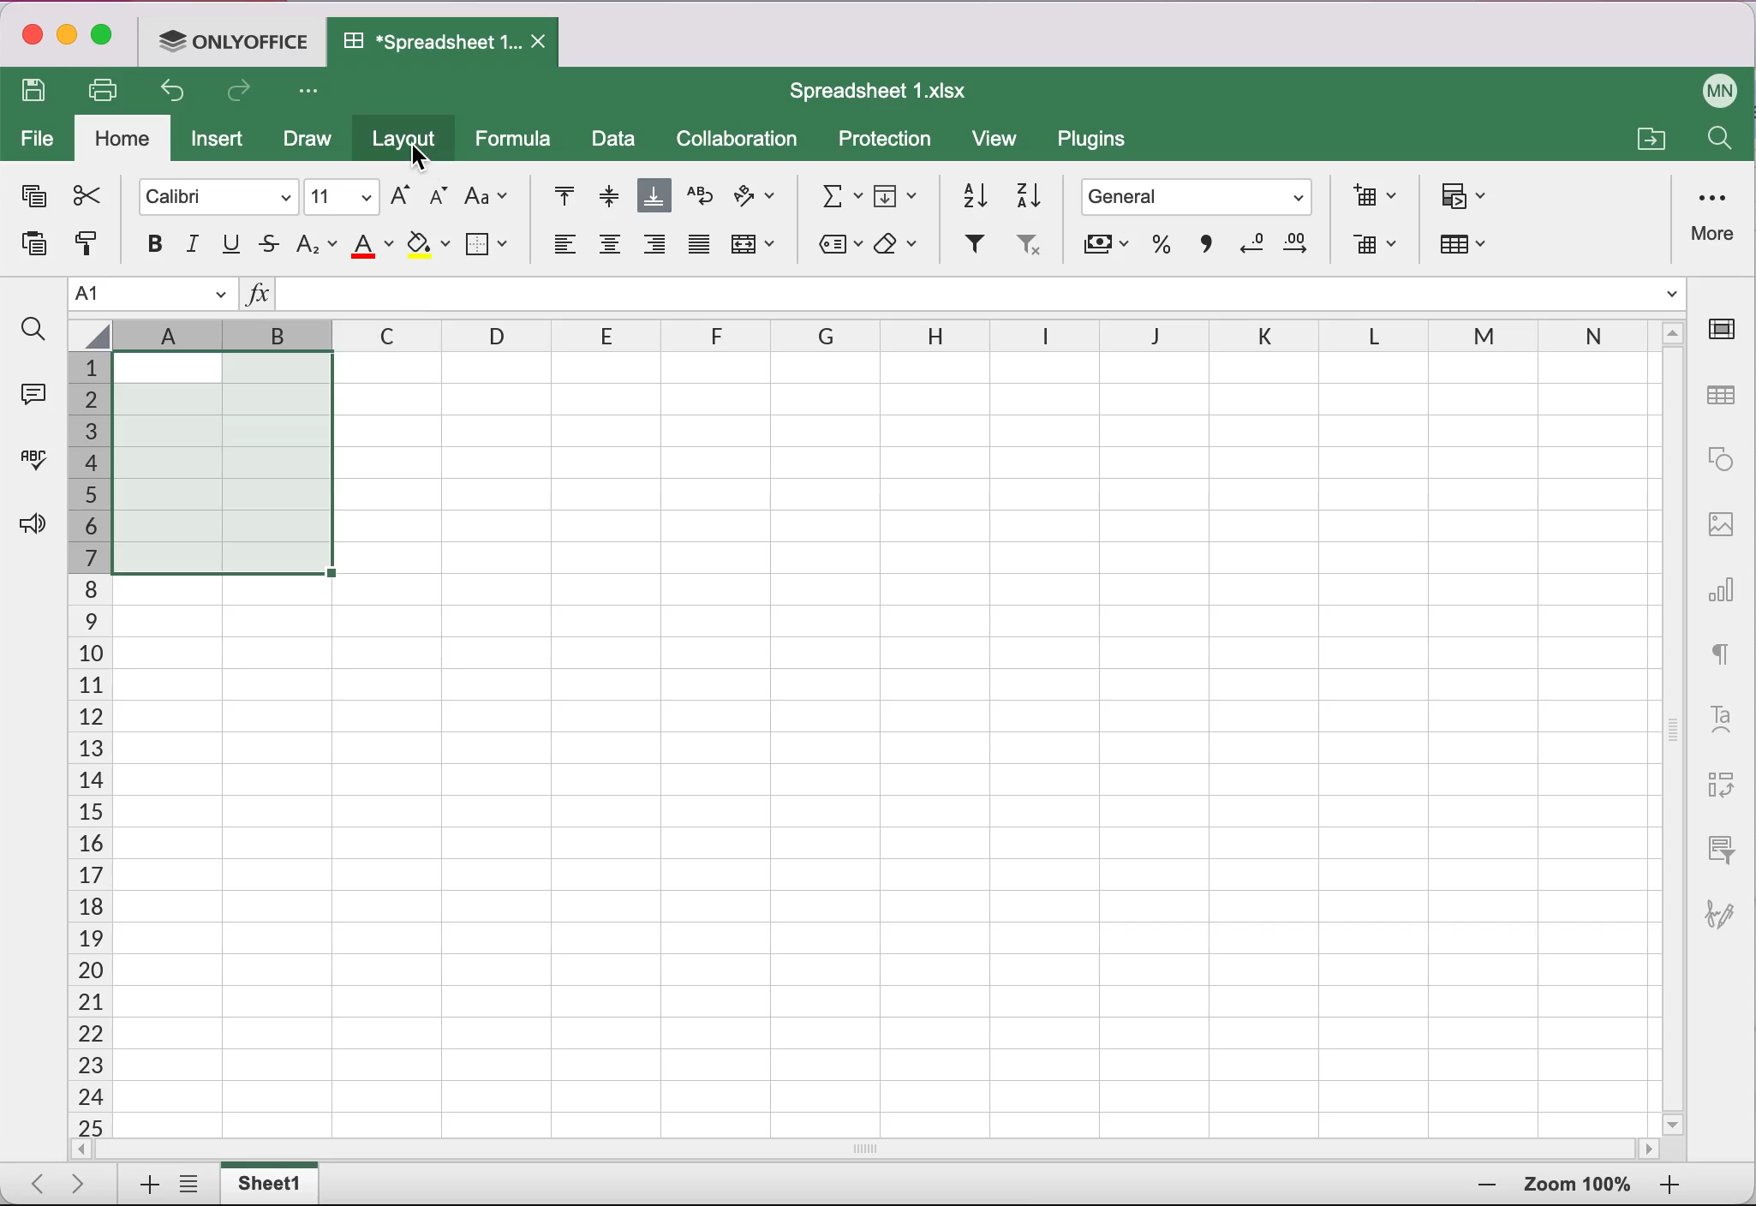 The height and width of the screenshot is (1206, 1756). What do you see at coordinates (834, 194) in the screenshot?
I see `summation` at bounding box center [834, 194].